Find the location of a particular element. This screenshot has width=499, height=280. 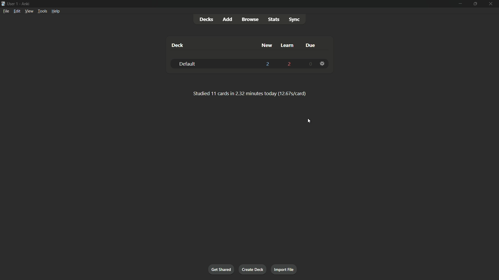

default is located at coordinates (188, 64).